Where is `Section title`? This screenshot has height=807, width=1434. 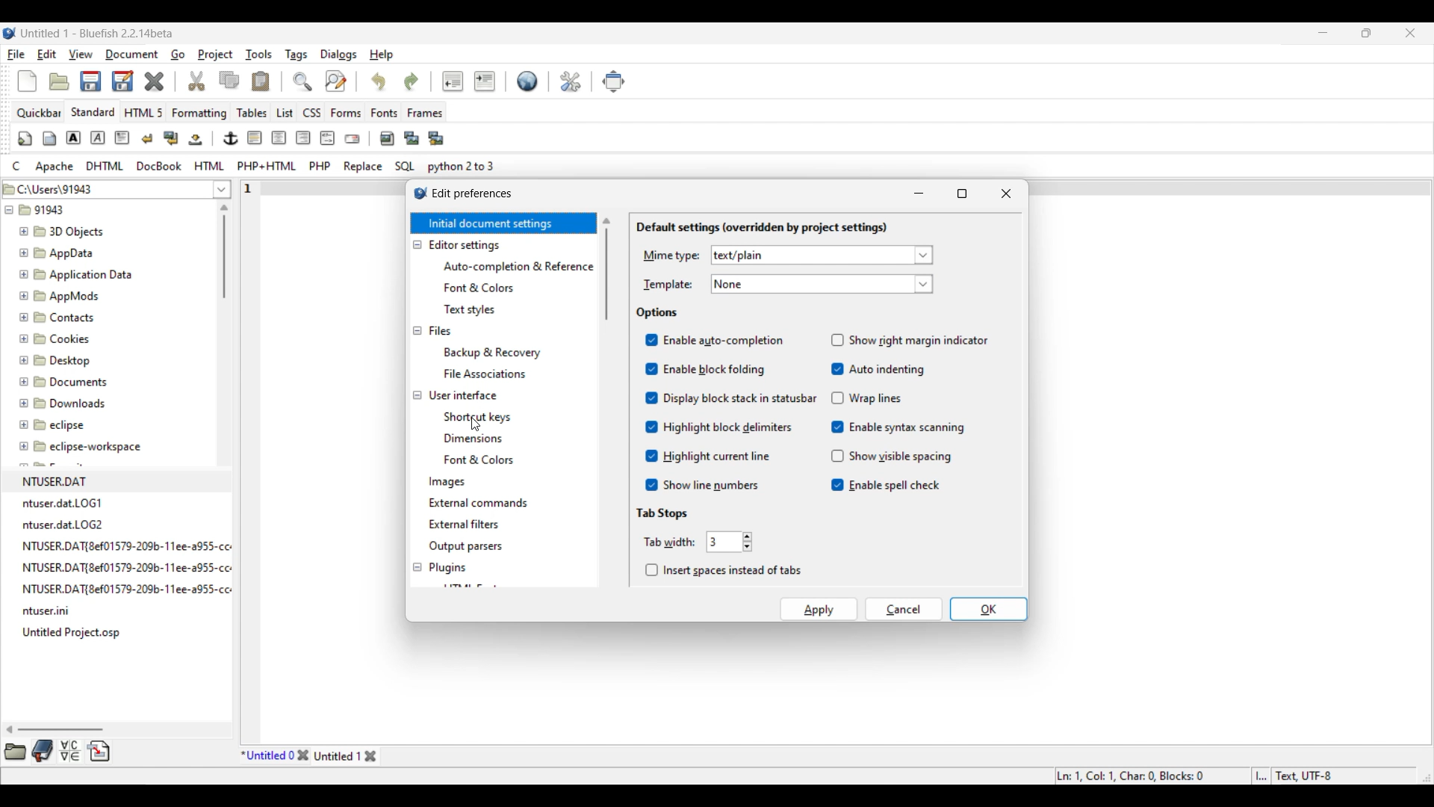
Section title is located at coordinates (761, 228).